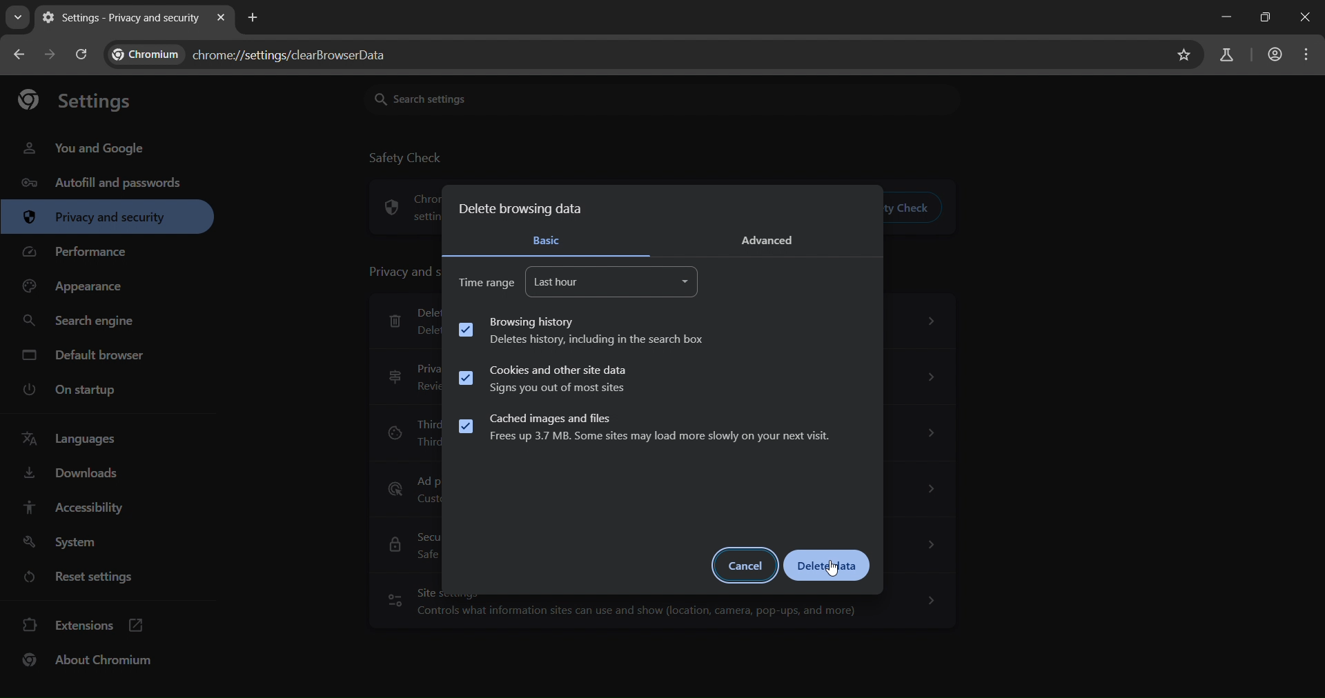  Describe the element at coordinates (548, 241) in the screenshot. I see `basic` at that location.